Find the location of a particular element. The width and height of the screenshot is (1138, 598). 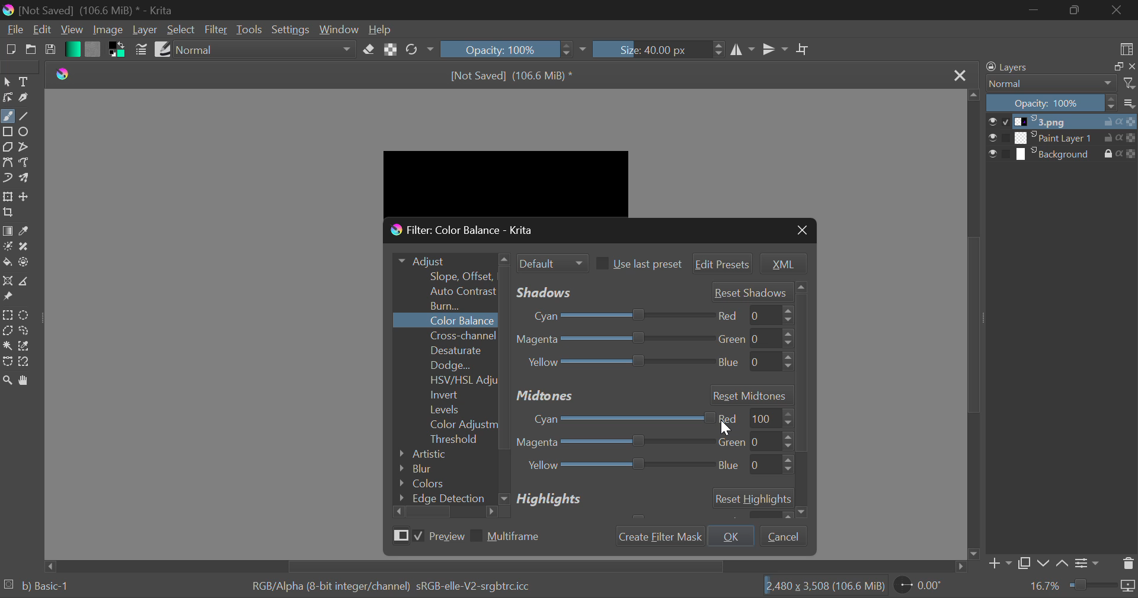

Scroll Bar is located at coordinates (497, 567).